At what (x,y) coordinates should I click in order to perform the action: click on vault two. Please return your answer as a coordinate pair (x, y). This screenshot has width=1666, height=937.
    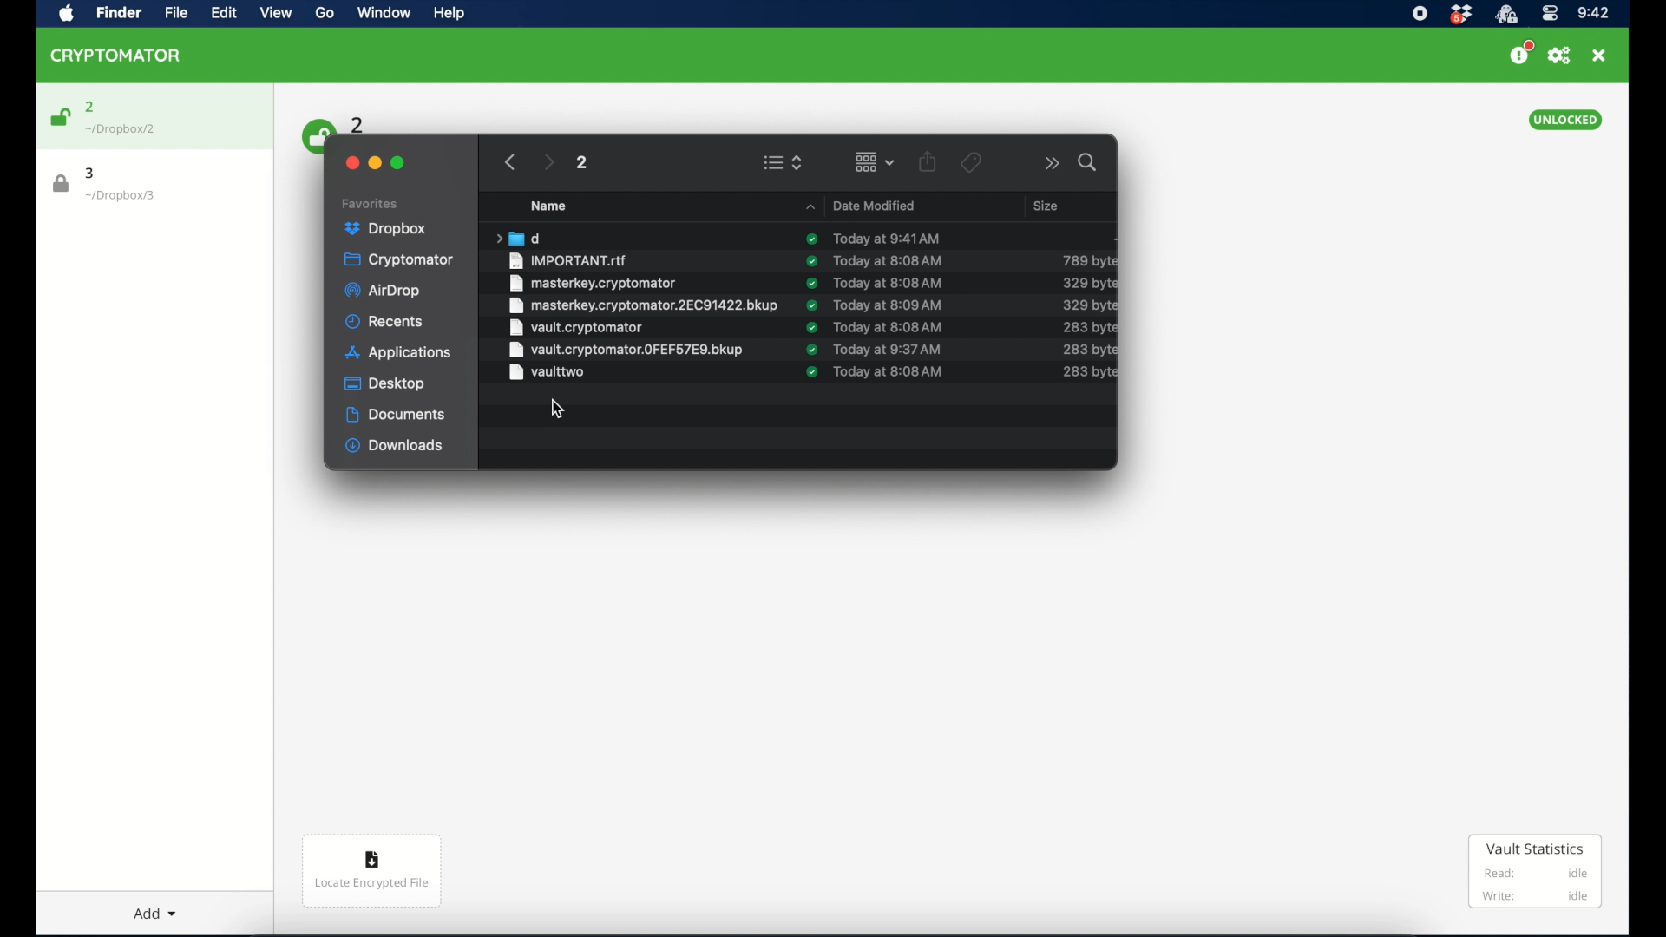
    Looking at the image, I should click on (548, 372).